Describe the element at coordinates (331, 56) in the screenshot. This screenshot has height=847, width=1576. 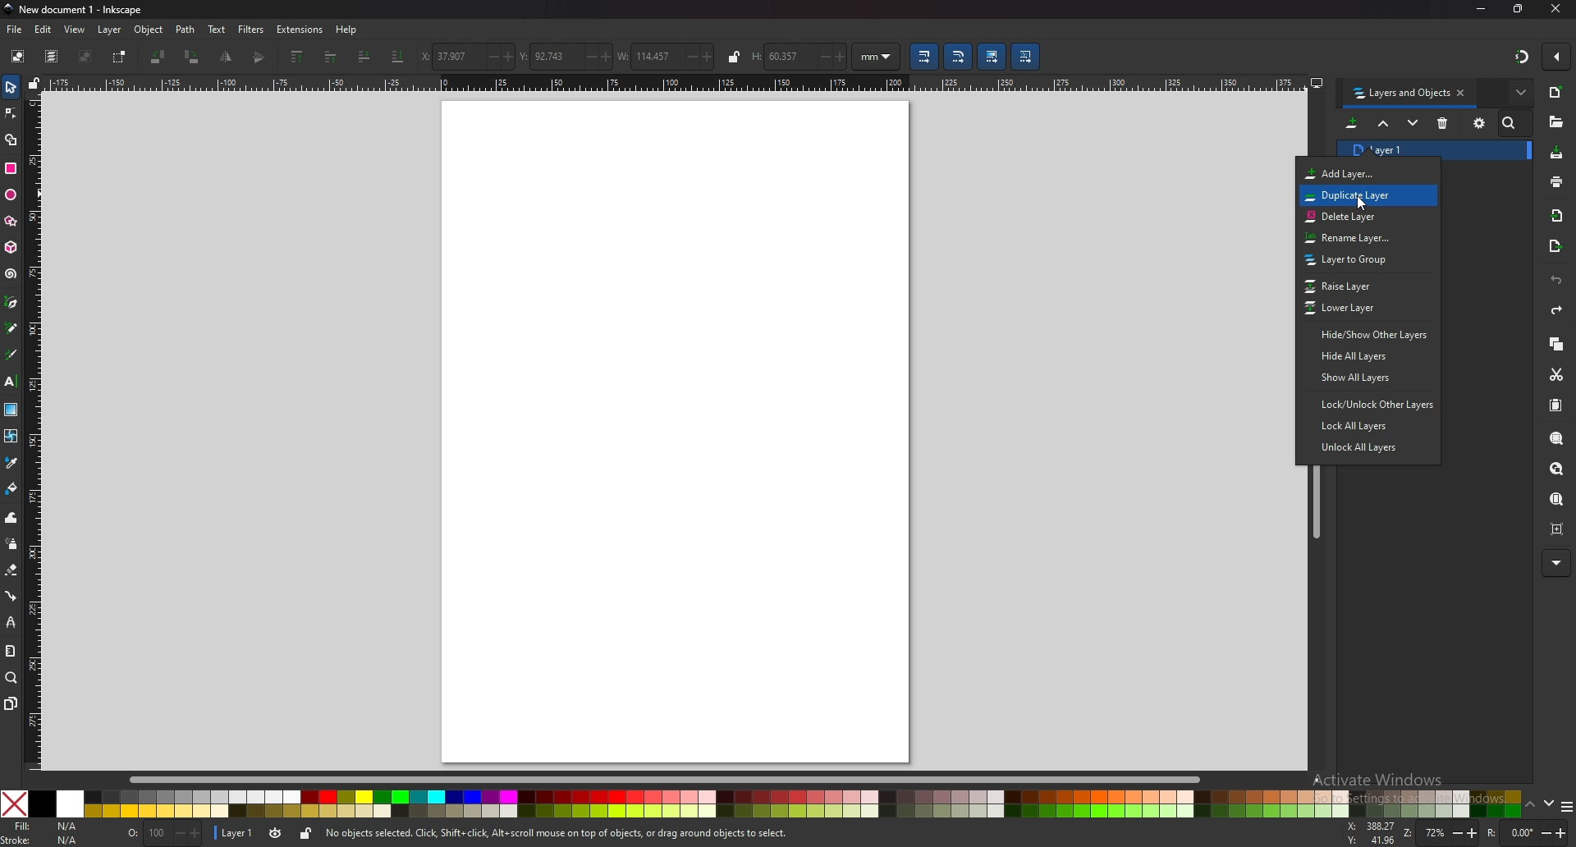
I see `raise one step` at that location.